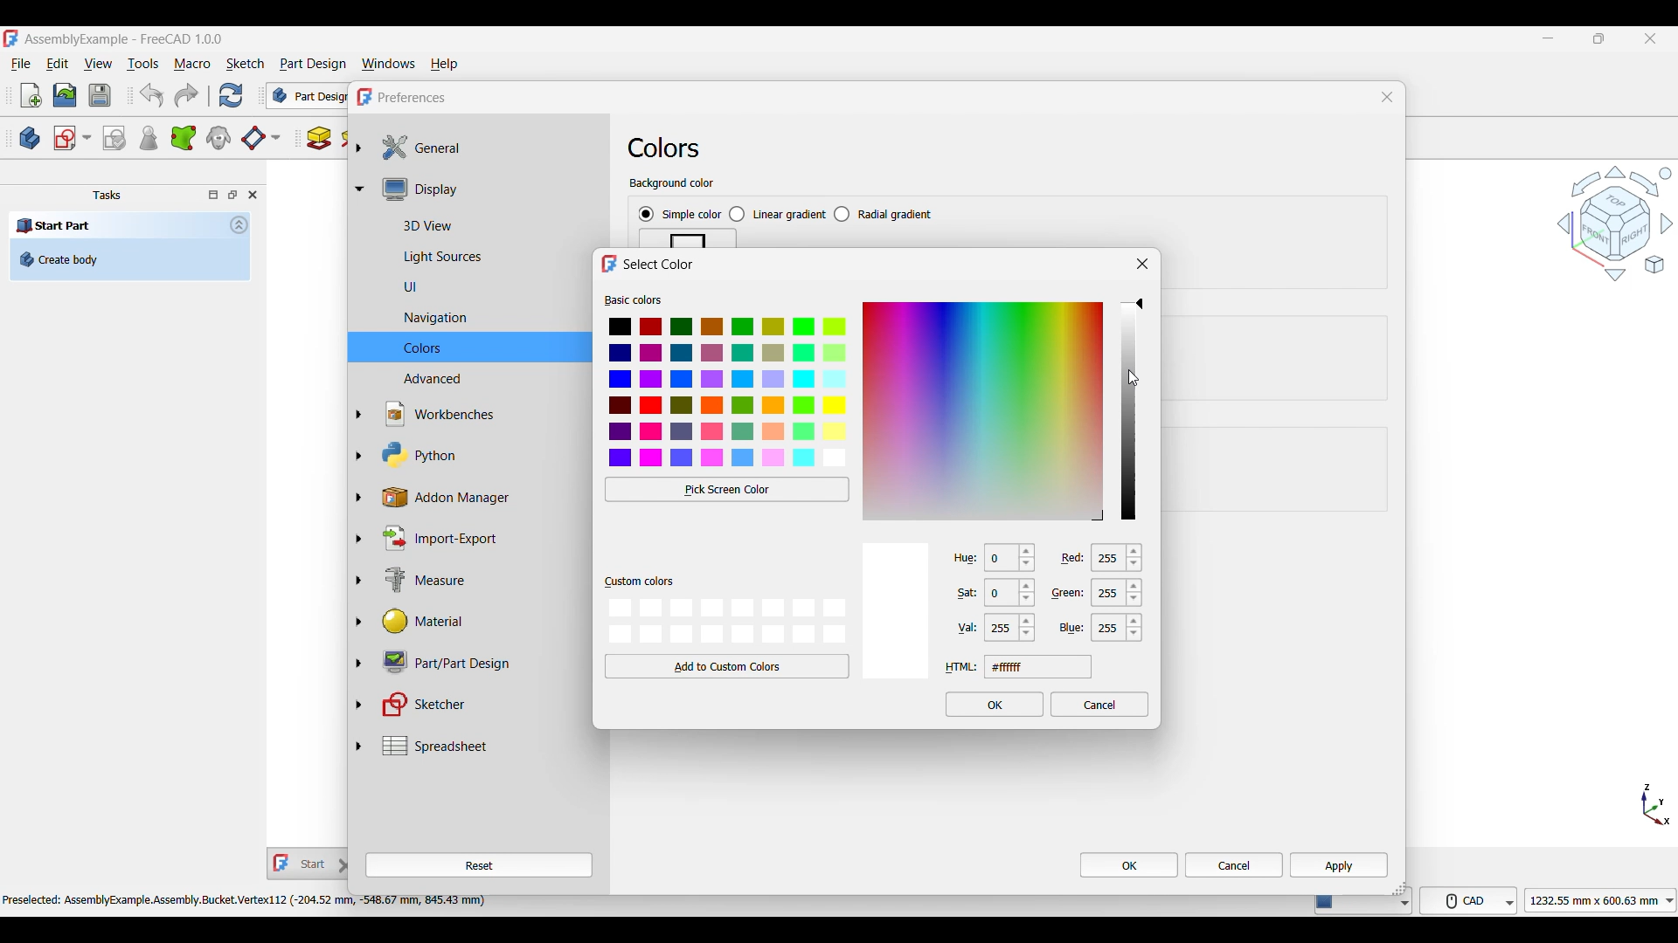  Describe the element at coordinates (359, 446) in the screenshot. I see `Expand/Collapse` at that location.